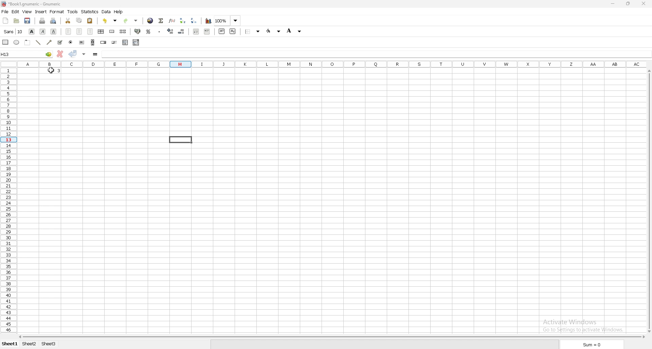  I want to click on open, so click(17, 21).